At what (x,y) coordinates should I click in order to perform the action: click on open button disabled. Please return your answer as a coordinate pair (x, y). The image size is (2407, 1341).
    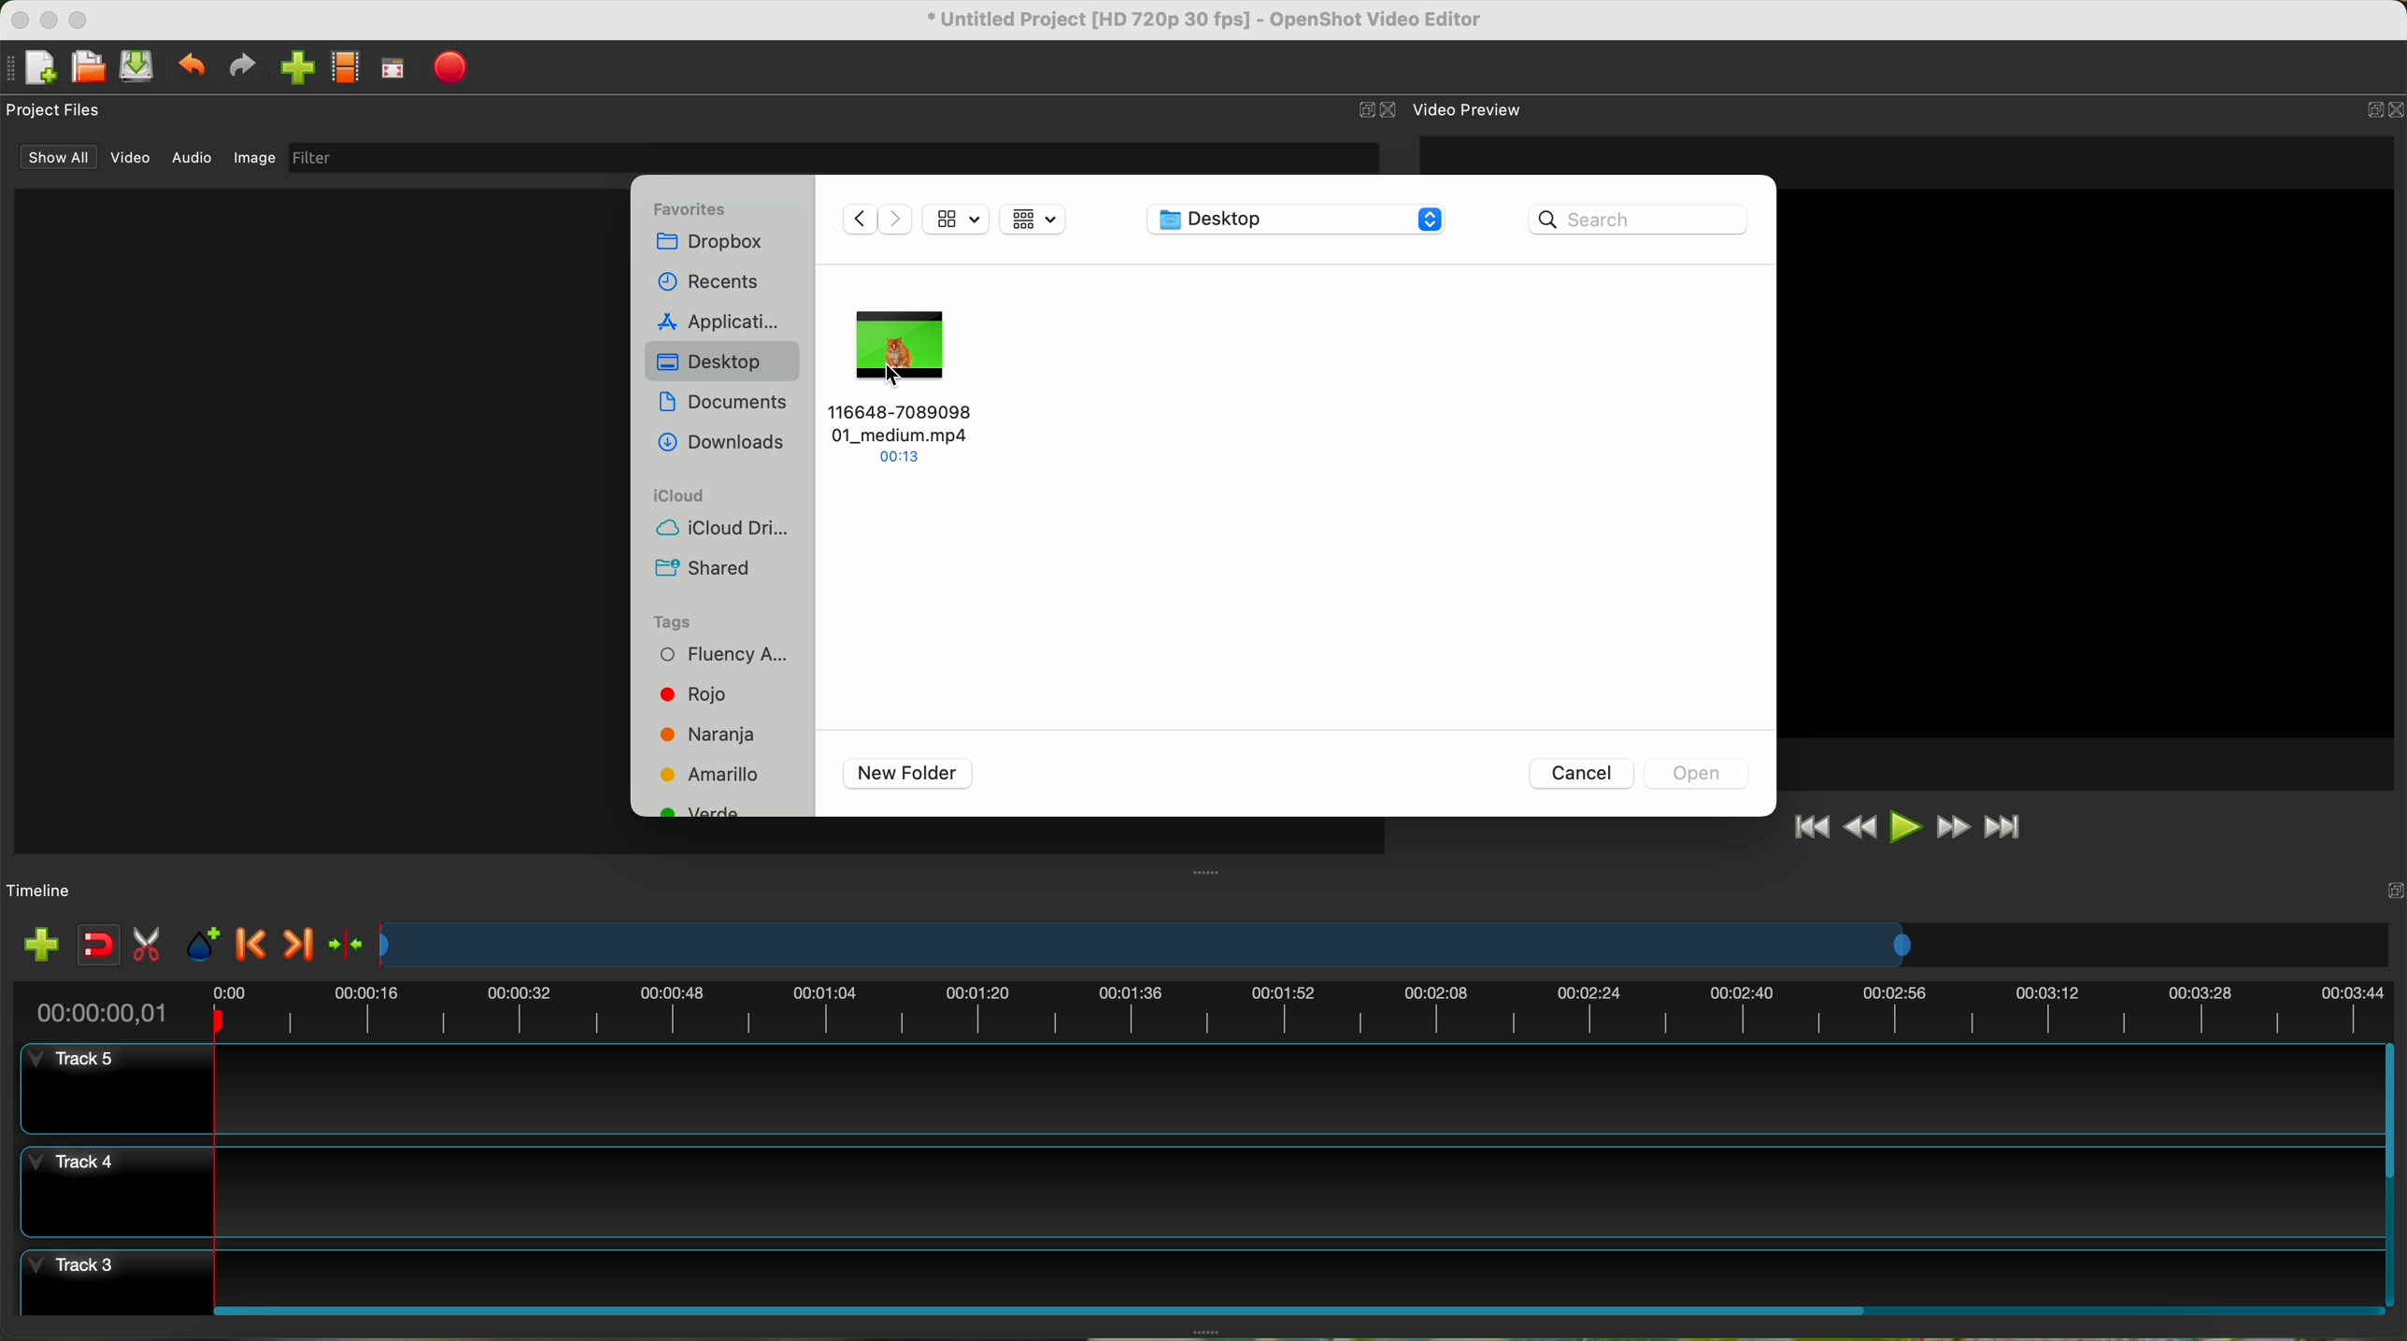
    Looking at the image, I should click on (1695, 771).